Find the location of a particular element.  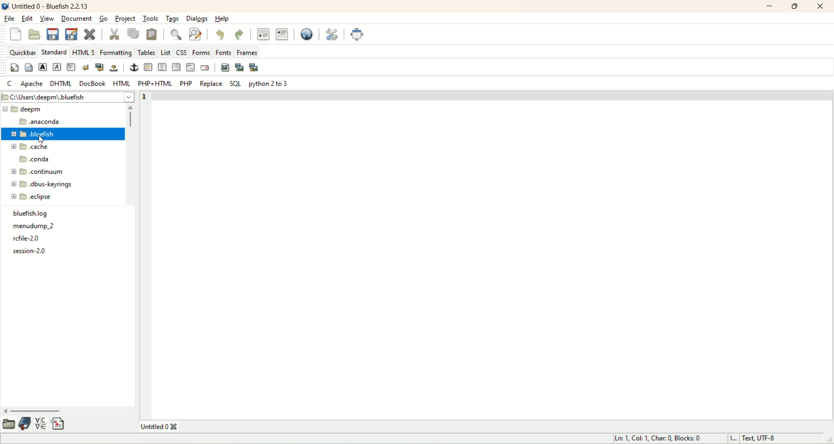

undo is located at coordinates (221, 35).